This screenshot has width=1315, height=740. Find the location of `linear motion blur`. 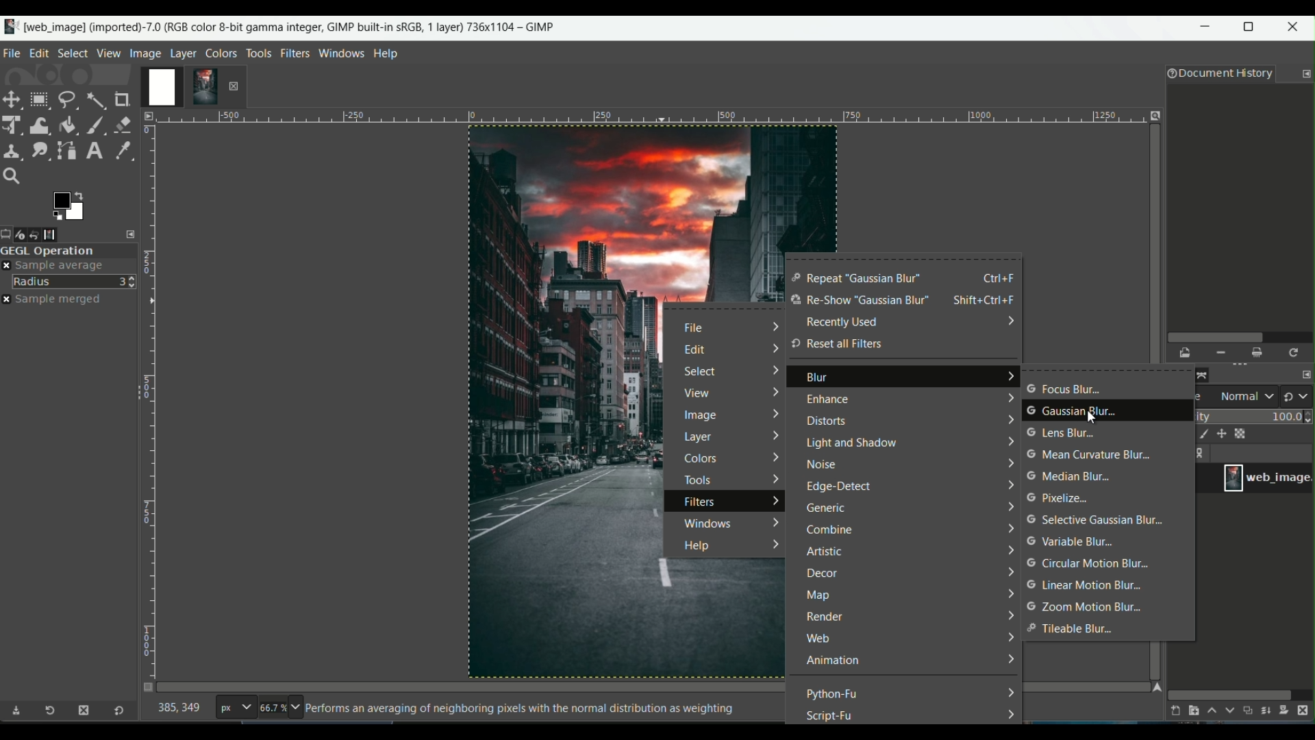

linear motion blur is located at coordinates (1084, 586).